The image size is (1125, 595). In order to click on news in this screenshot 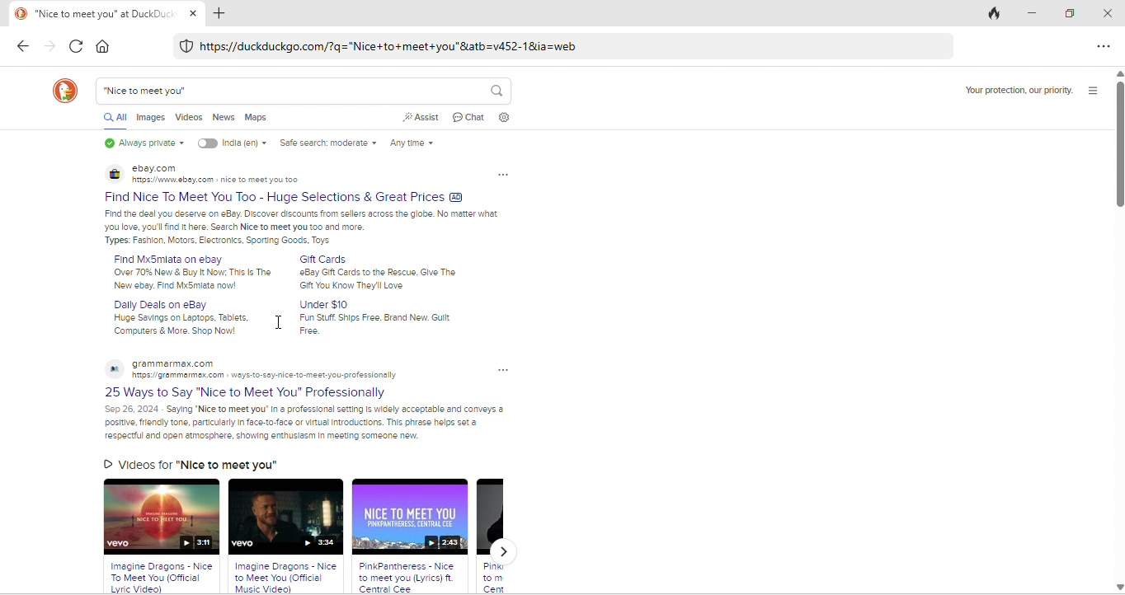, I will do `click(224, 118)`.